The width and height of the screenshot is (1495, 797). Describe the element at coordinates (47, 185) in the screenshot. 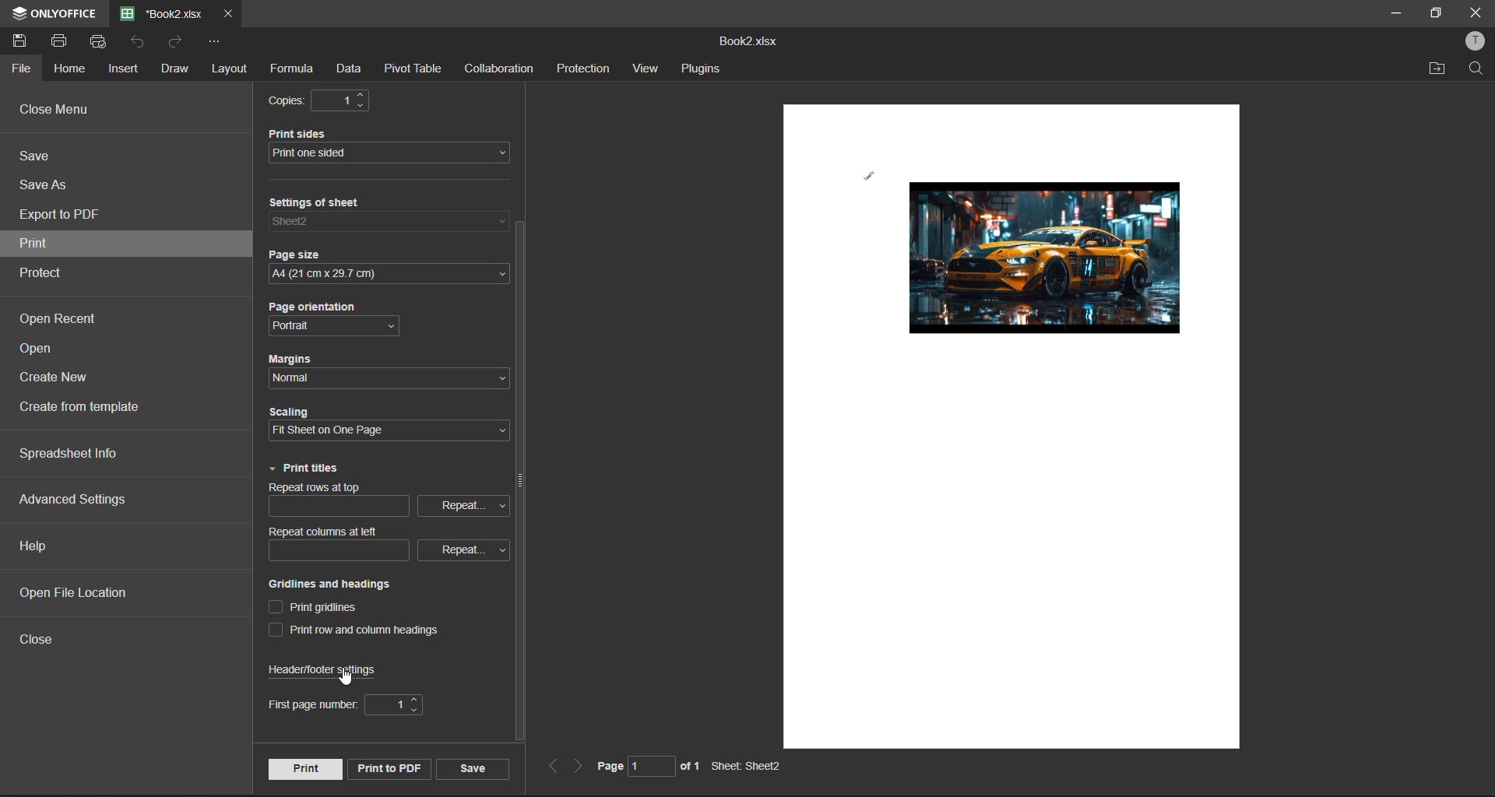

I see `save as` at that location.